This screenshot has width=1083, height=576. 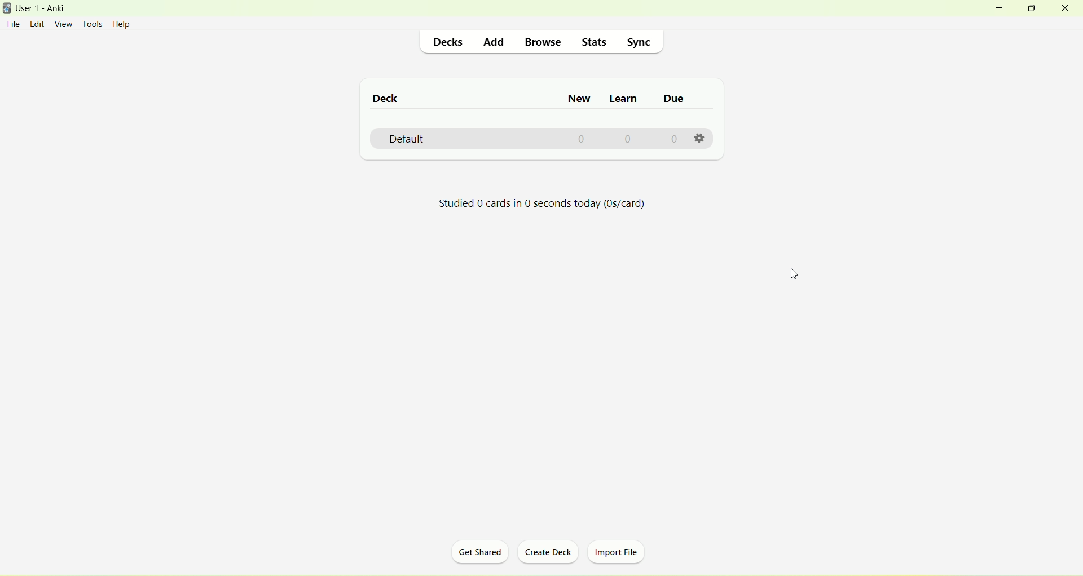 What do you see at coordinates (120, 25) in the screenshot?
I see `Help` at bounding box center [120, 25].